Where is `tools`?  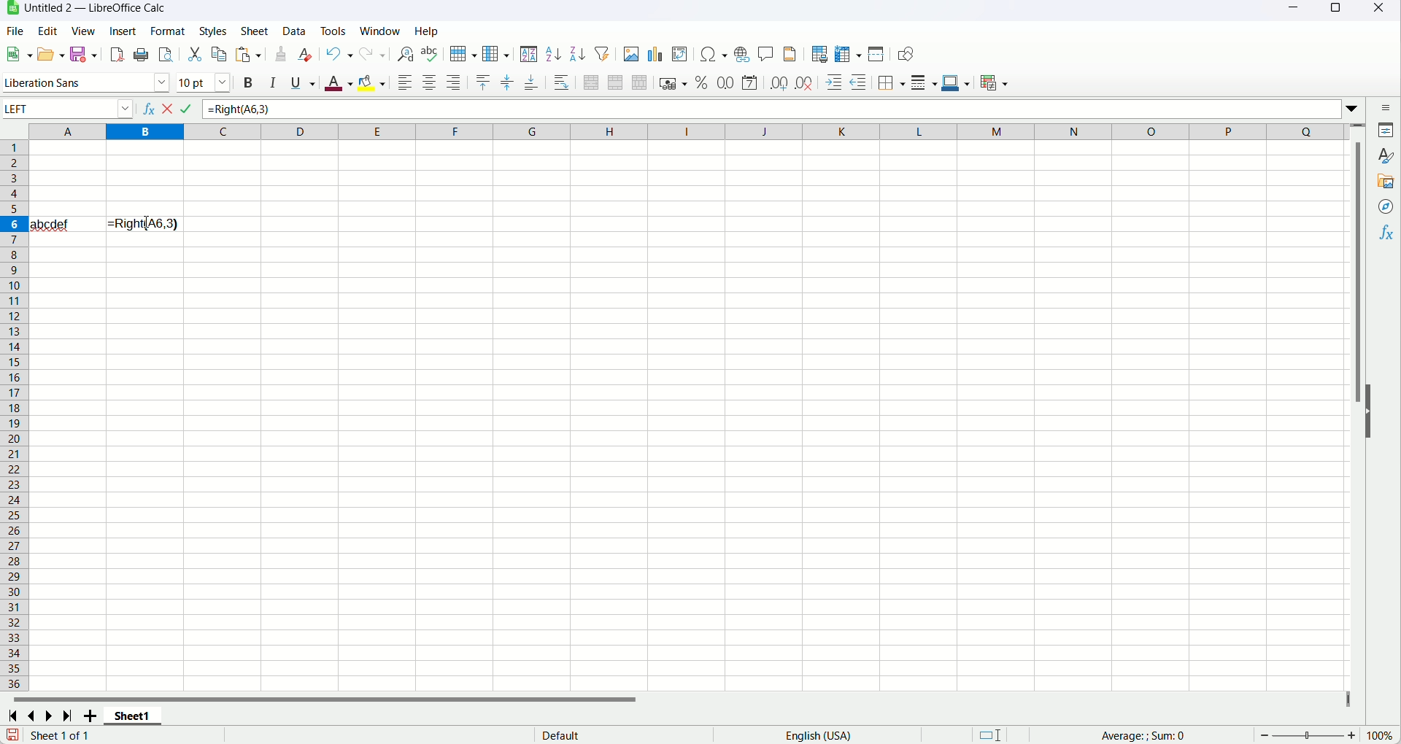 tools is located at coordinates (334, 31).